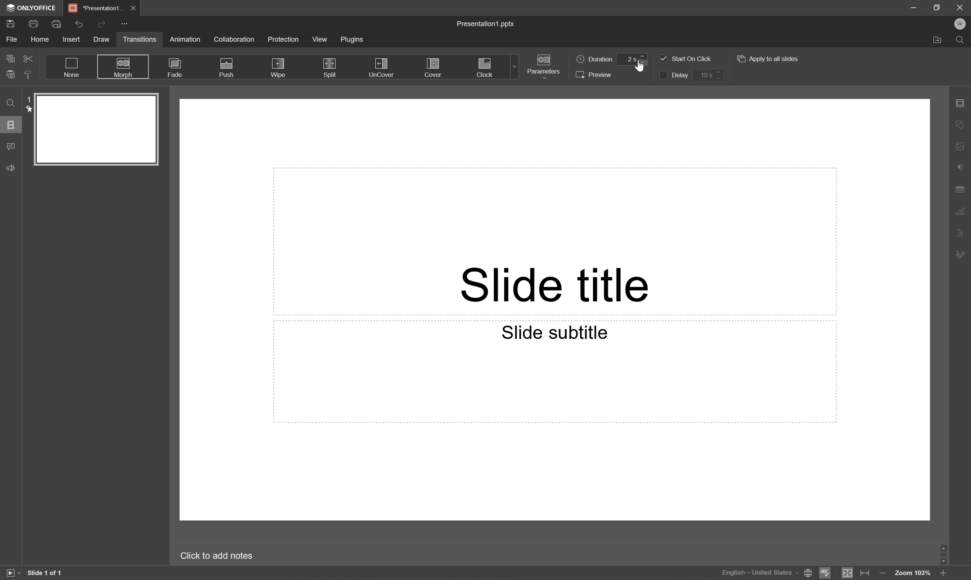 This screenshot has height=580, width=971. I want to click on Copy, so click(11, 57).